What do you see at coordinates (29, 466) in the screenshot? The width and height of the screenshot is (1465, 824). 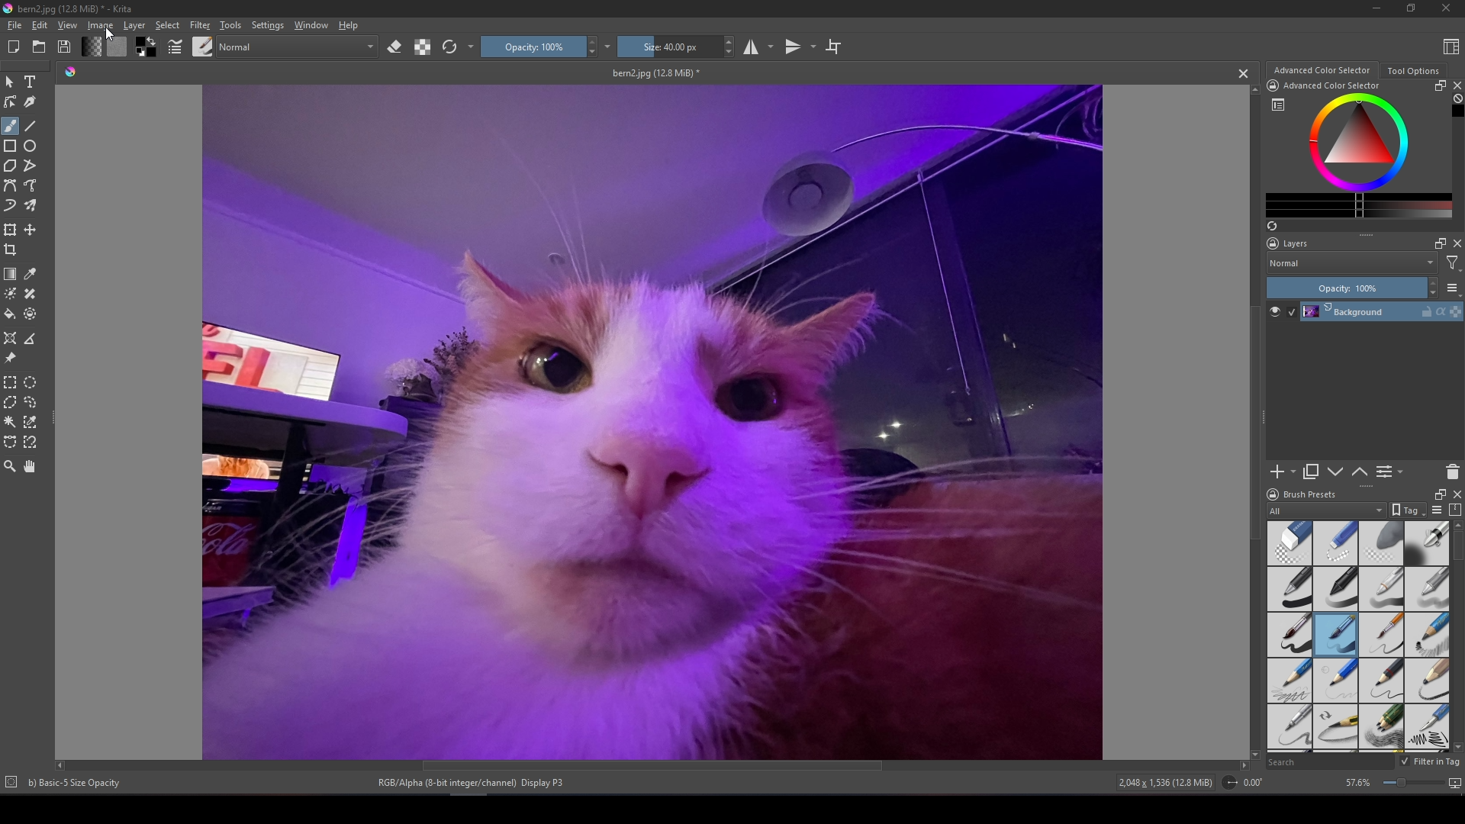 I see `Pan tool` at bounding box center [29, 466].